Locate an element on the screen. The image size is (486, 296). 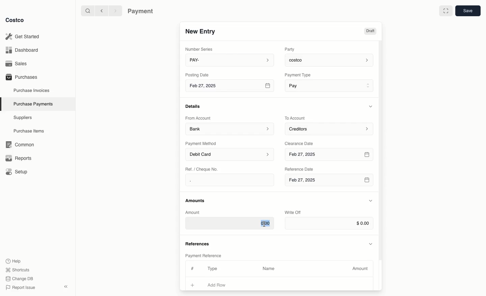
Dashboard is located at coordinates (24, 50).